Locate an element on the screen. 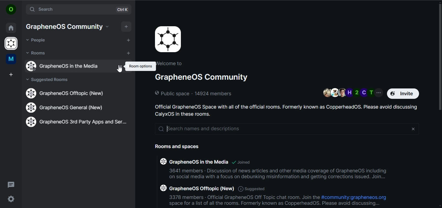 Image resolution: width=442 pixels, height=208 pixels. view all members is located at coordinates (352, 92).